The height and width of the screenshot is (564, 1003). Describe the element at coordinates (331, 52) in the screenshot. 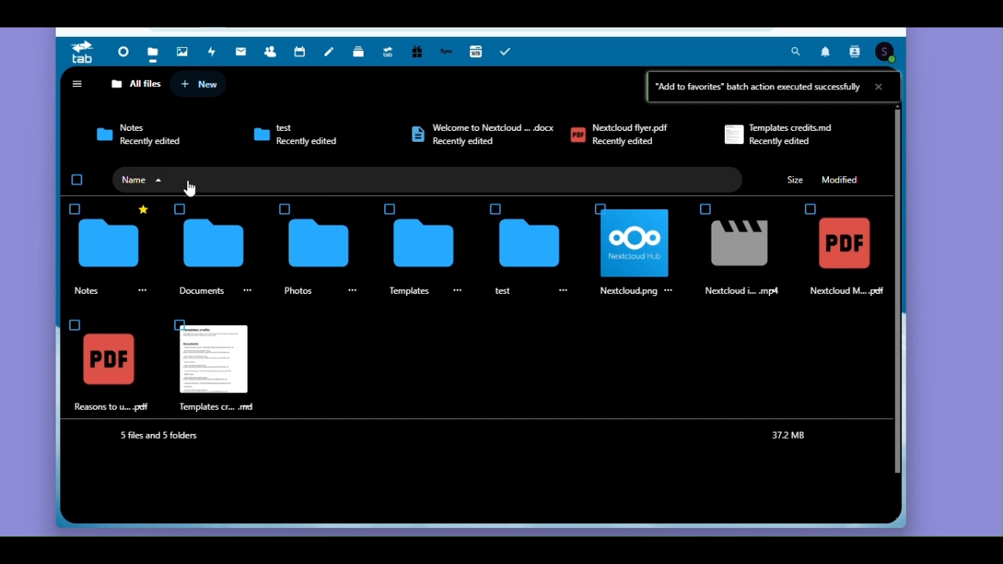

I see `Notes` at that location.